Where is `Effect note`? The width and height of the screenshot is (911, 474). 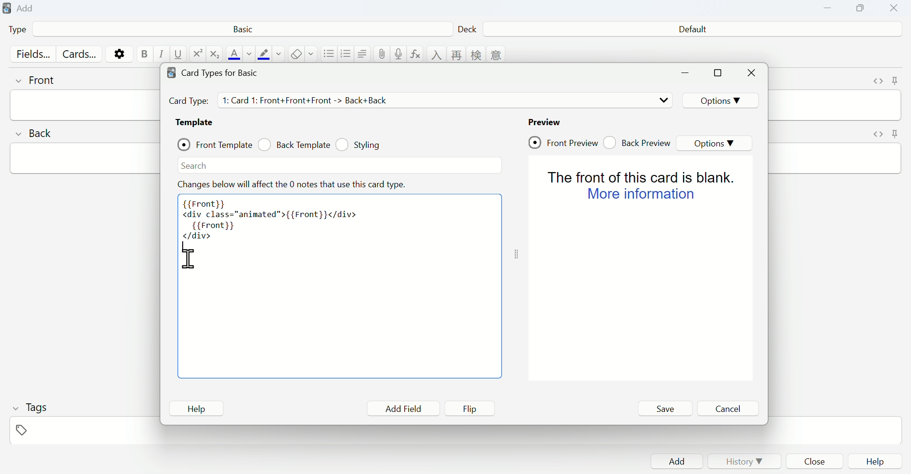 Effect note is located at coordinates (293, 183).